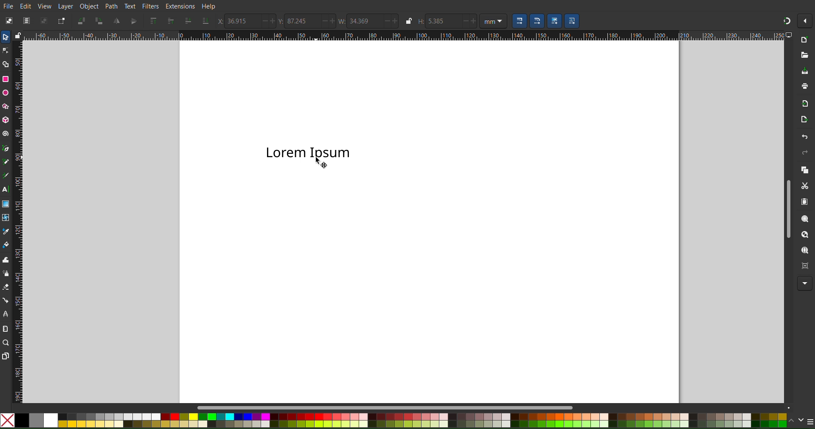 This screenshot has width=815, height=429. Describe the element at coordinates (61, 21) in the screenshot. I see `Toggle Selection Box` at that location.